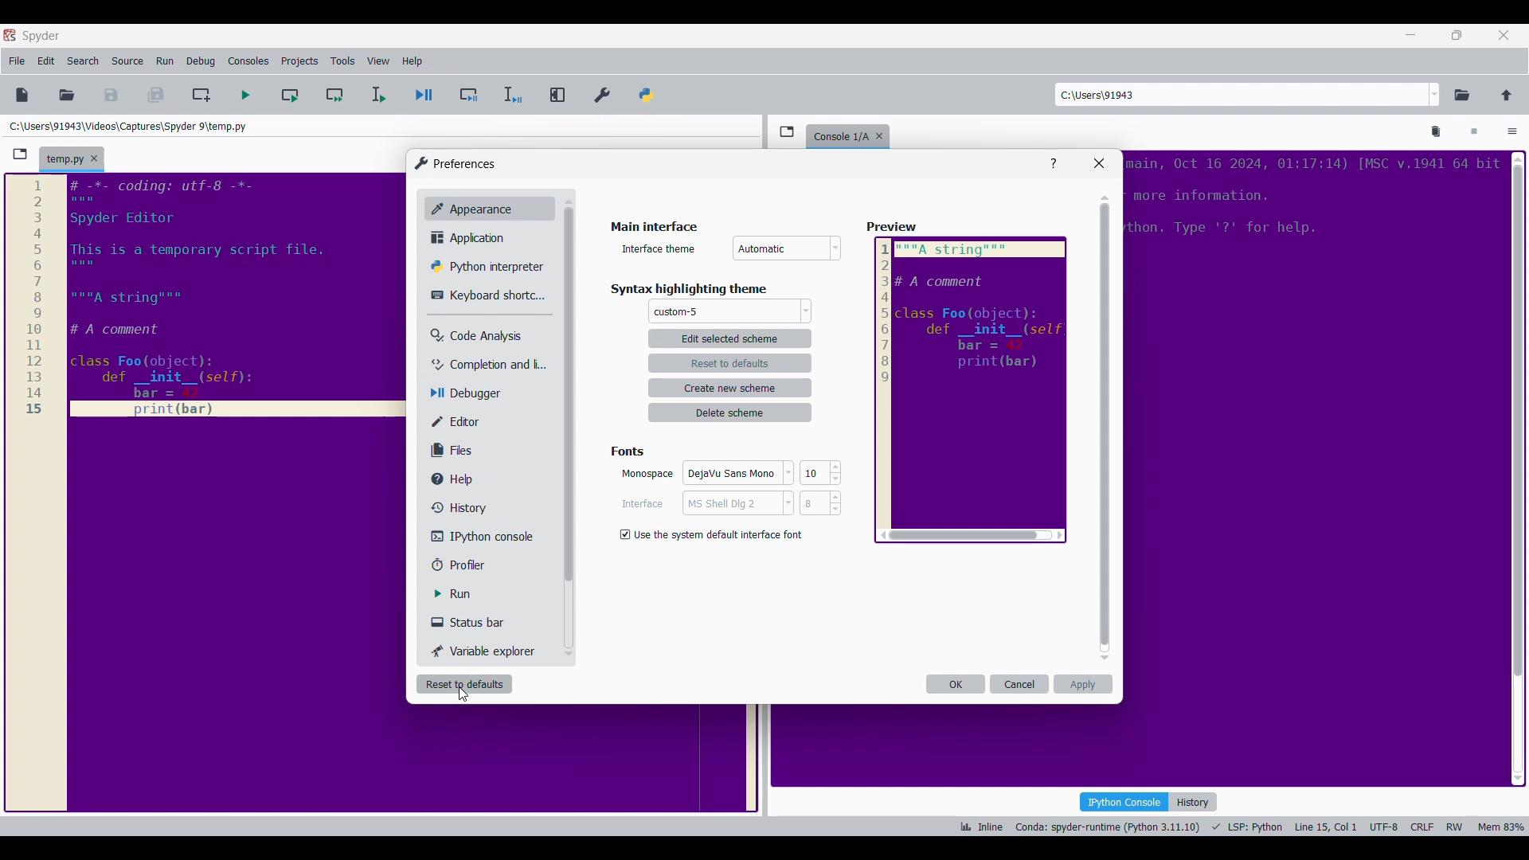 This screenshot has width=1529, height=860. What do you see at coordinates (291, 95) in the screenshot?
I see `Run current cell` at bounding box center [291, 95].